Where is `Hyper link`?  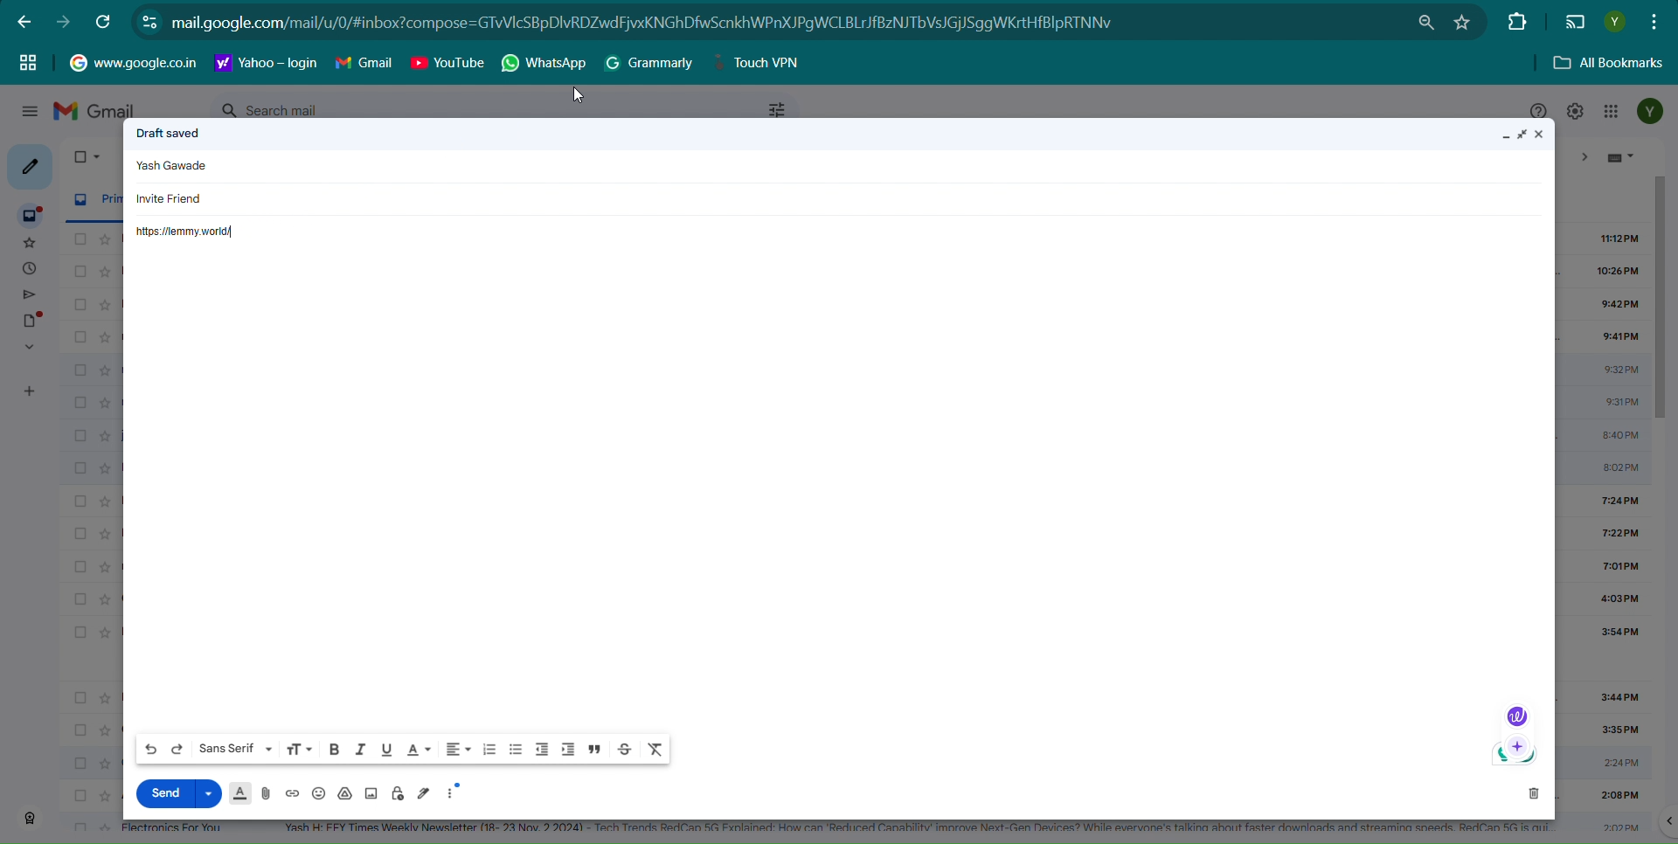
Hyper link is located at coordinates (668, 23).